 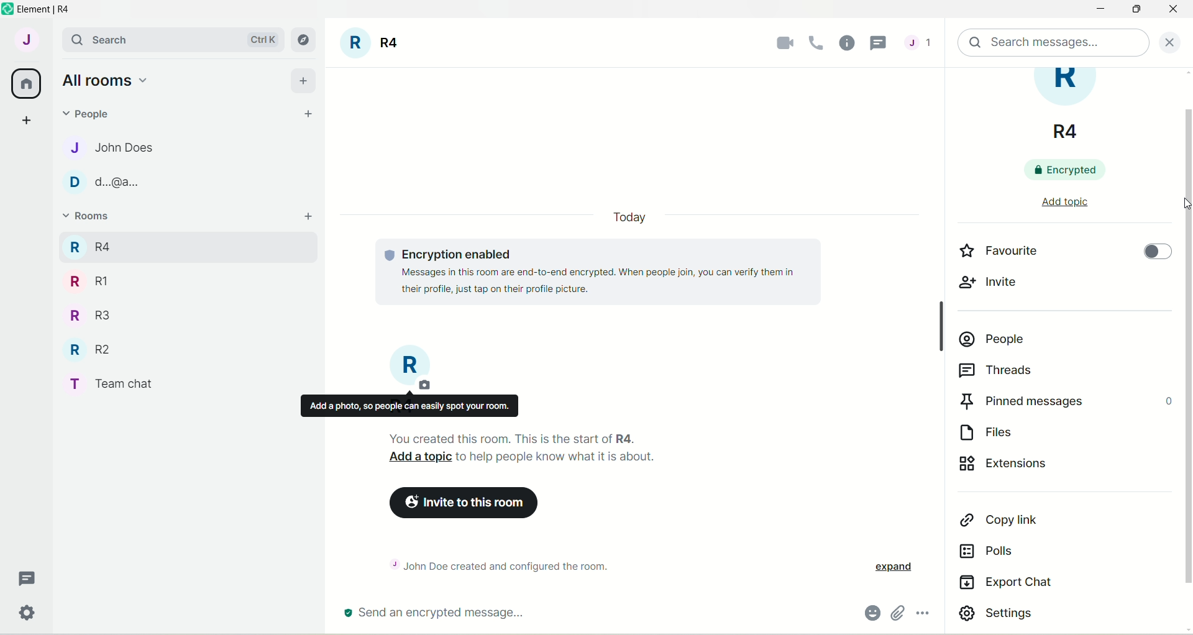 What do you see at coordinates (86, 347) in the screenshot?
I see `R R2` at bounding box center [86, 347].